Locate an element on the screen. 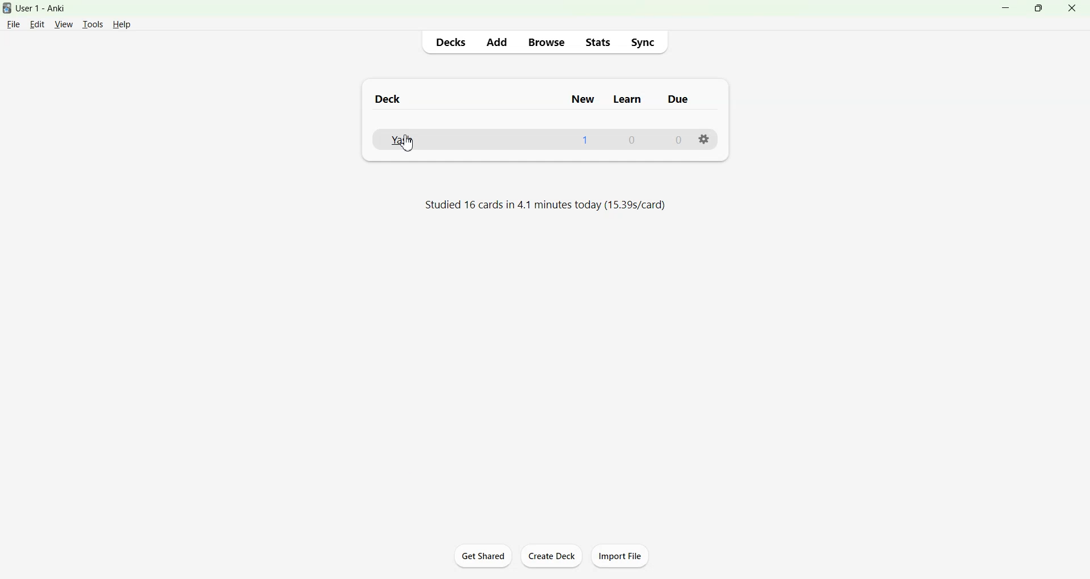  Cursor is located at coordinates (408, 143).